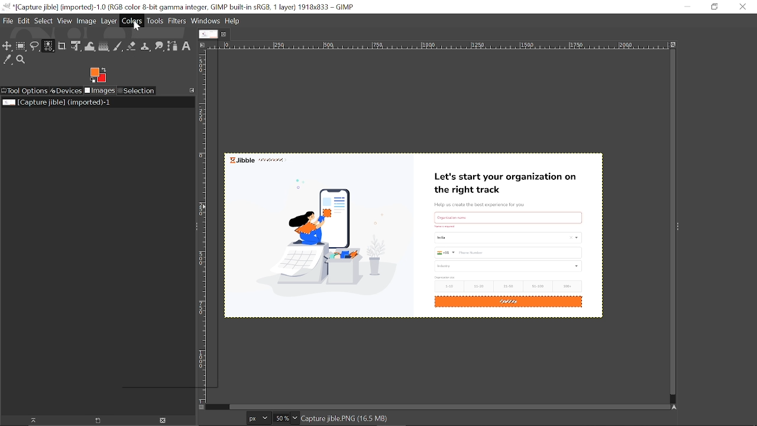 Image resolution: width=757 pixels, height=426 pixels. I want to click on Horizontal scrollbar, so click(447, 406).